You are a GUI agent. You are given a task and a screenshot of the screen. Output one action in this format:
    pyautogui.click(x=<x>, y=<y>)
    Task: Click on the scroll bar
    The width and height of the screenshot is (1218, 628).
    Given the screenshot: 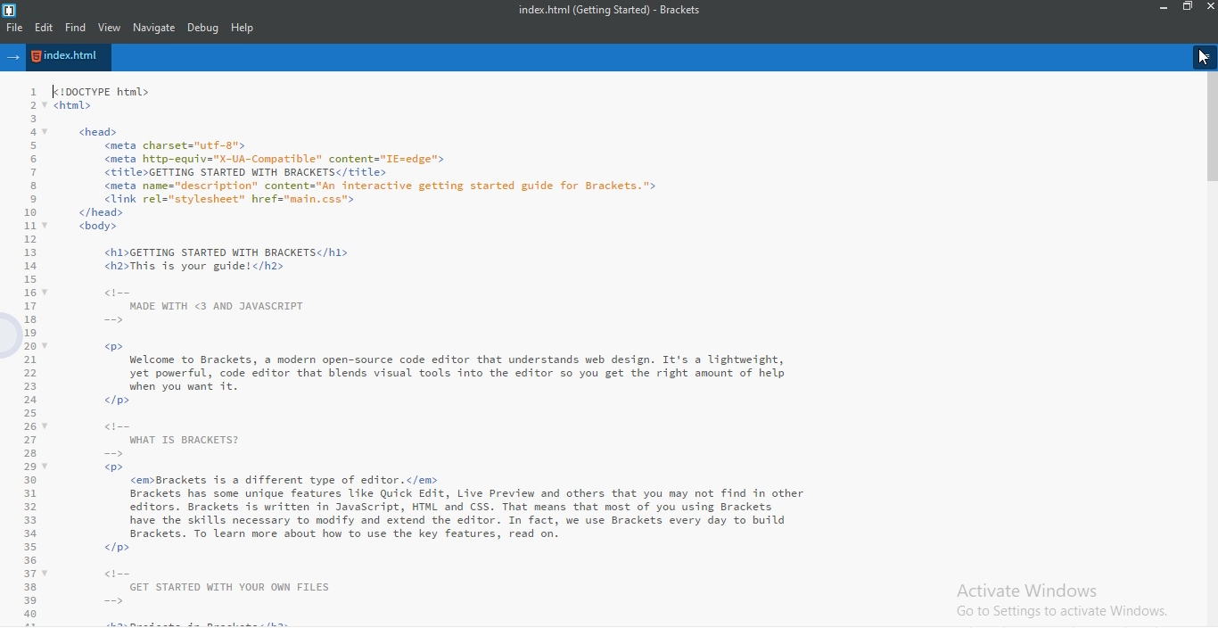 What is the action you would take?
    pyautogui.click(x=1210, y=131)
    